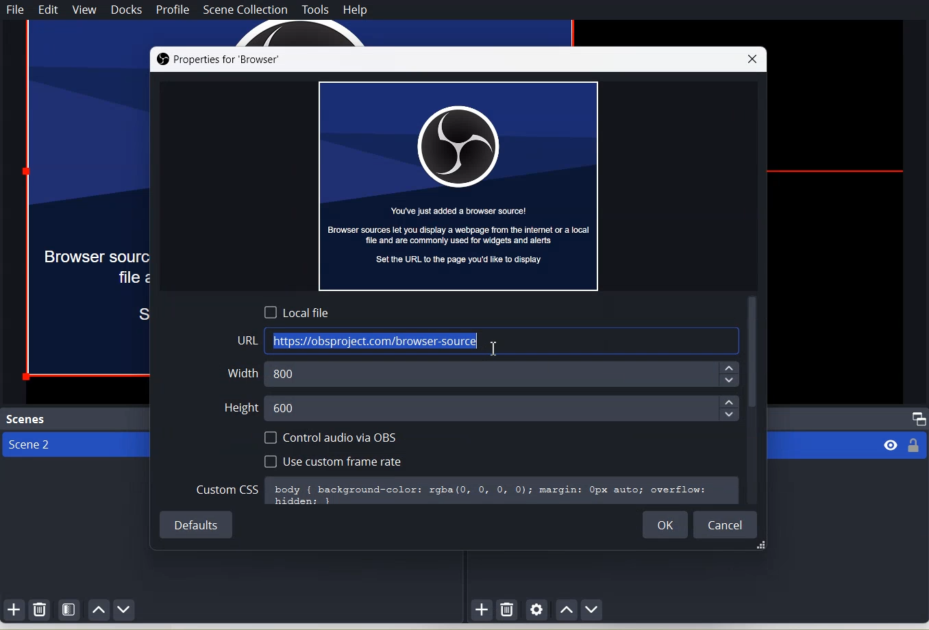  What do you see at coordinates (915, 444) in the screenshot?
I see `locked or unlocked` at bounding box center [915, 444].